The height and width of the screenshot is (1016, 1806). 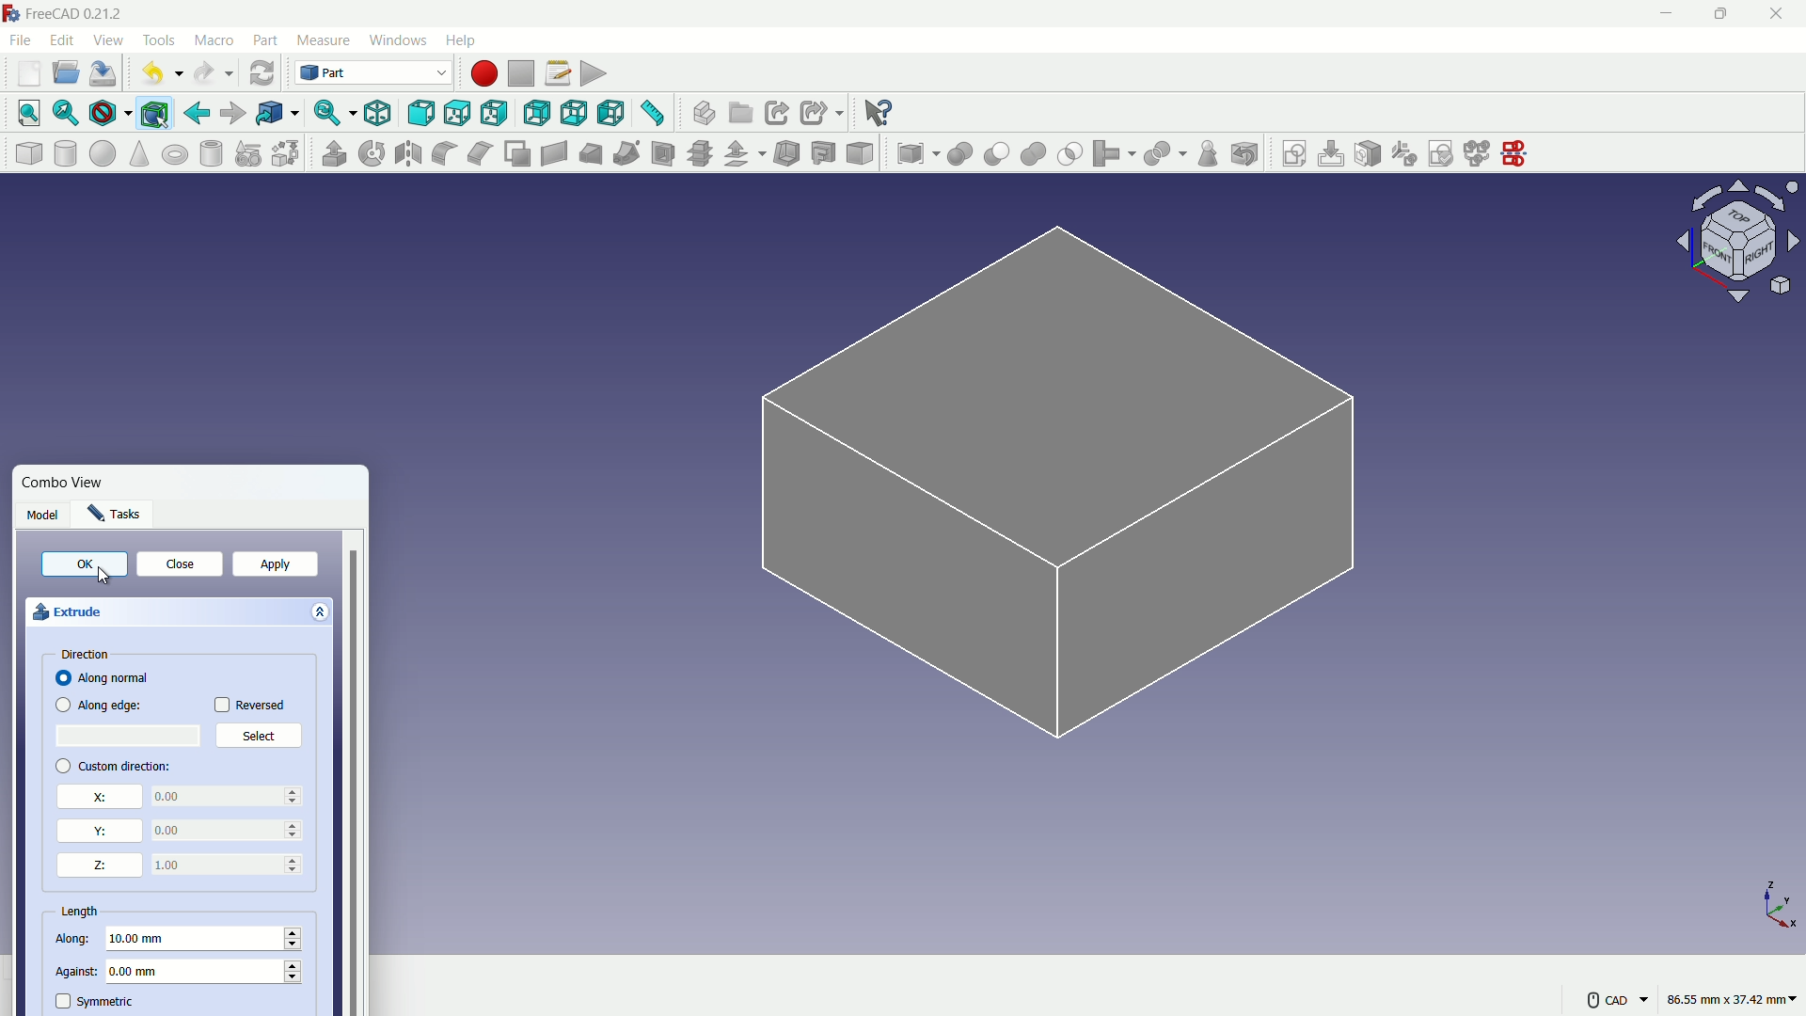 I want to click on isometric view, so click(x=378, y=114).